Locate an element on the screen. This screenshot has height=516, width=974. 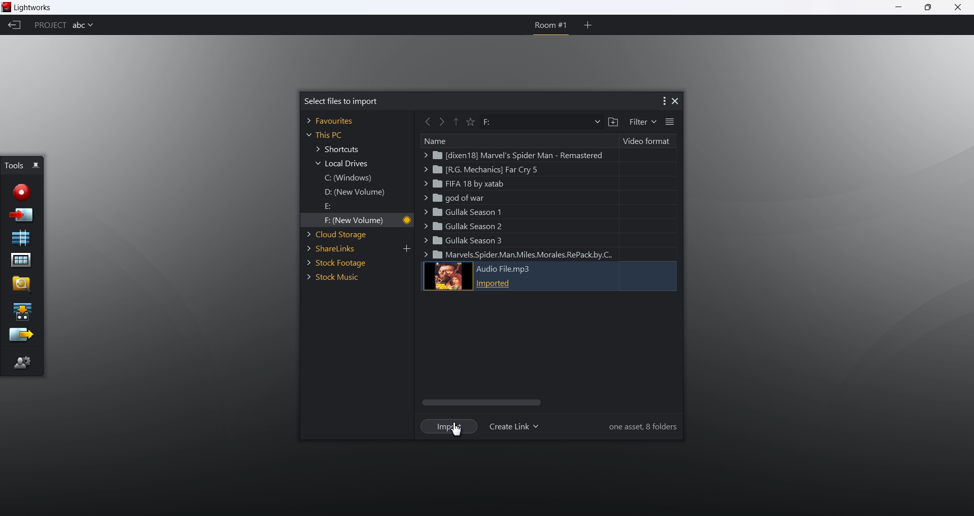
marvel spider man is located at coordinates (513, 156).